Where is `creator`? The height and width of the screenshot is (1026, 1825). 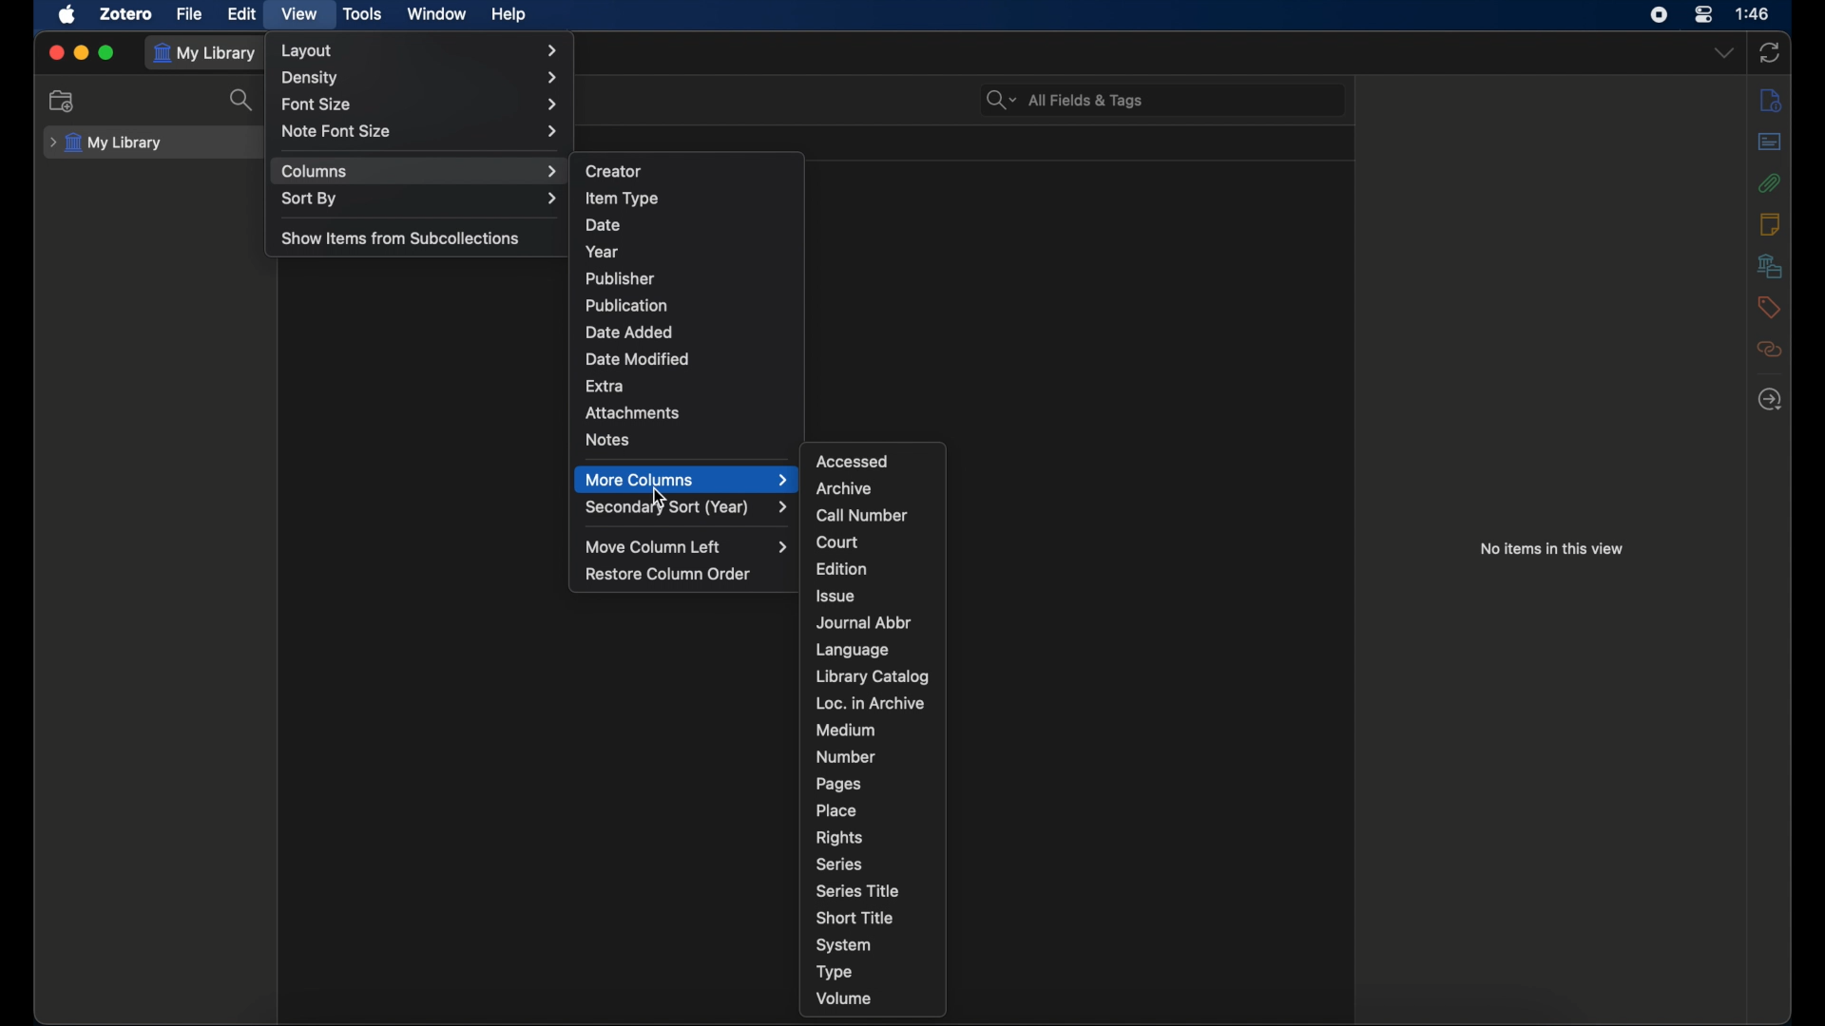 creator is located at coordinates (615, 170).